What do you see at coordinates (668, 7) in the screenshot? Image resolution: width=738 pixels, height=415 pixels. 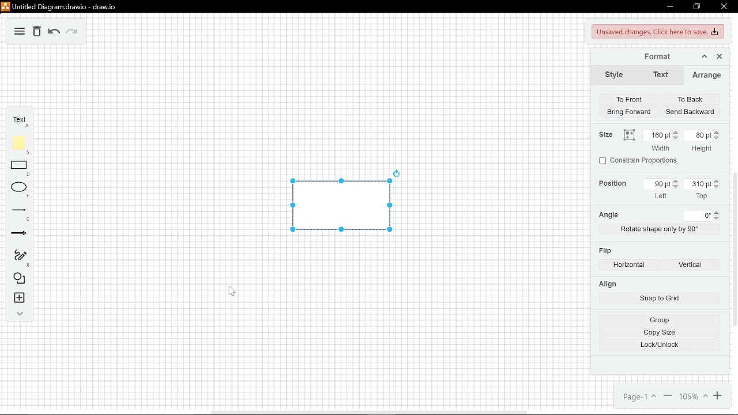 I see `minimize` at bounding box center [668, 7].